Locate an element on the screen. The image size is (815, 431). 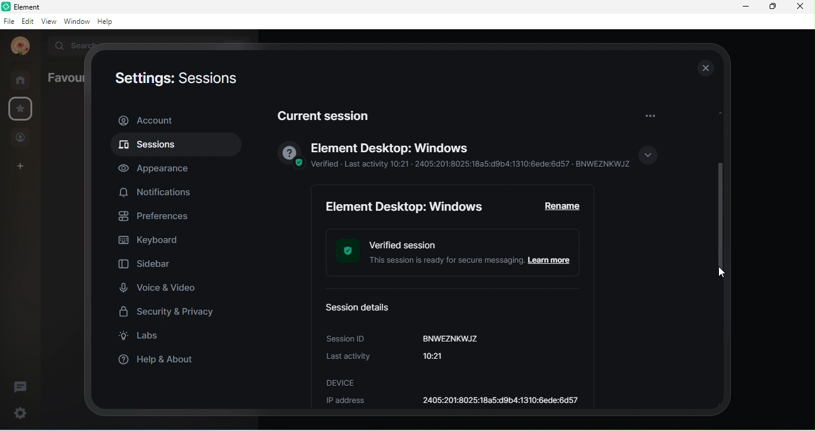
notification is located at coordinates (158, 191).